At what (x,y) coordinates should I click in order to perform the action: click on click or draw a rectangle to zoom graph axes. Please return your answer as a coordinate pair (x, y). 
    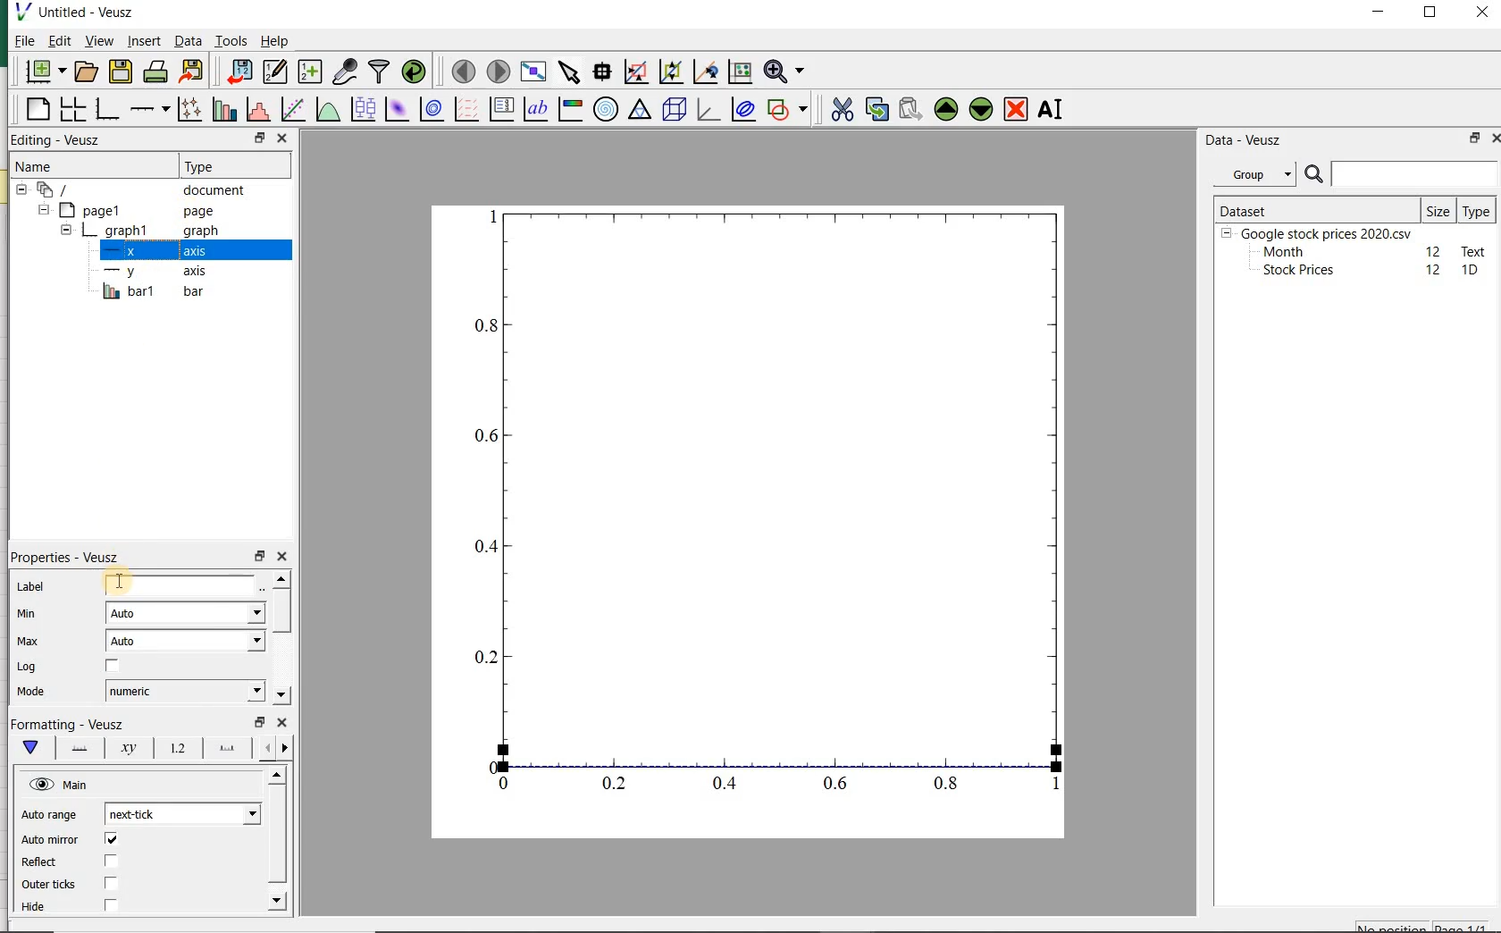
    Looking at the image, I should click on (635, 71).